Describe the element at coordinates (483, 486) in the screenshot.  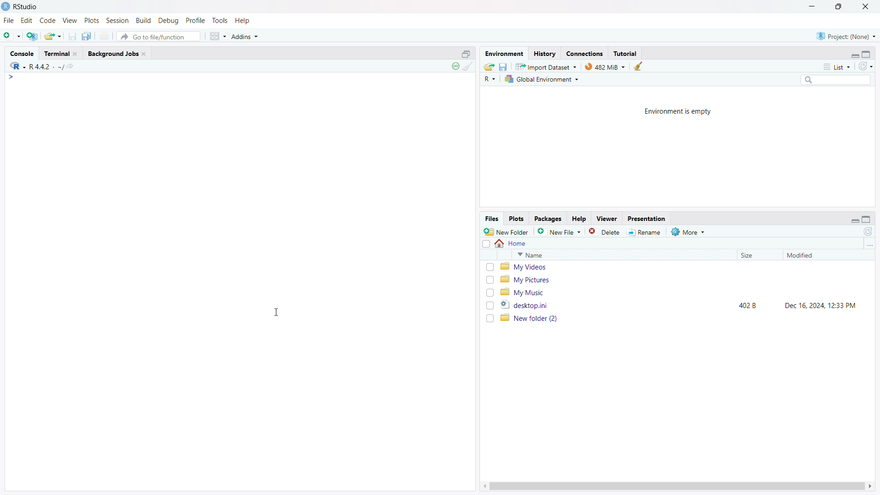
I see `scroll left` at that location.